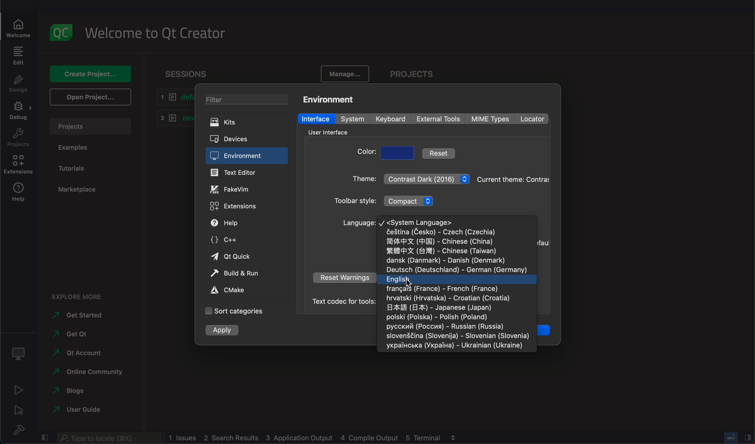 This screenshot has width=755, height=444. I want to click on theme, so click(362, 178).